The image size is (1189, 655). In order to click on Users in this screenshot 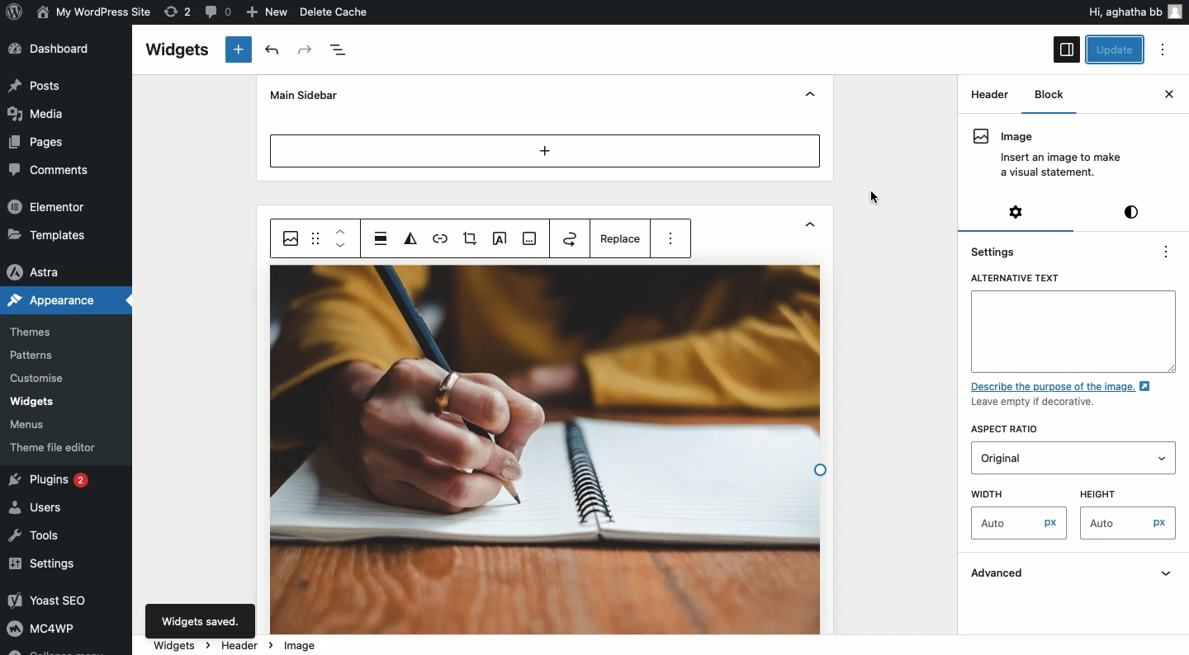, I will do `click(40, 506)`.